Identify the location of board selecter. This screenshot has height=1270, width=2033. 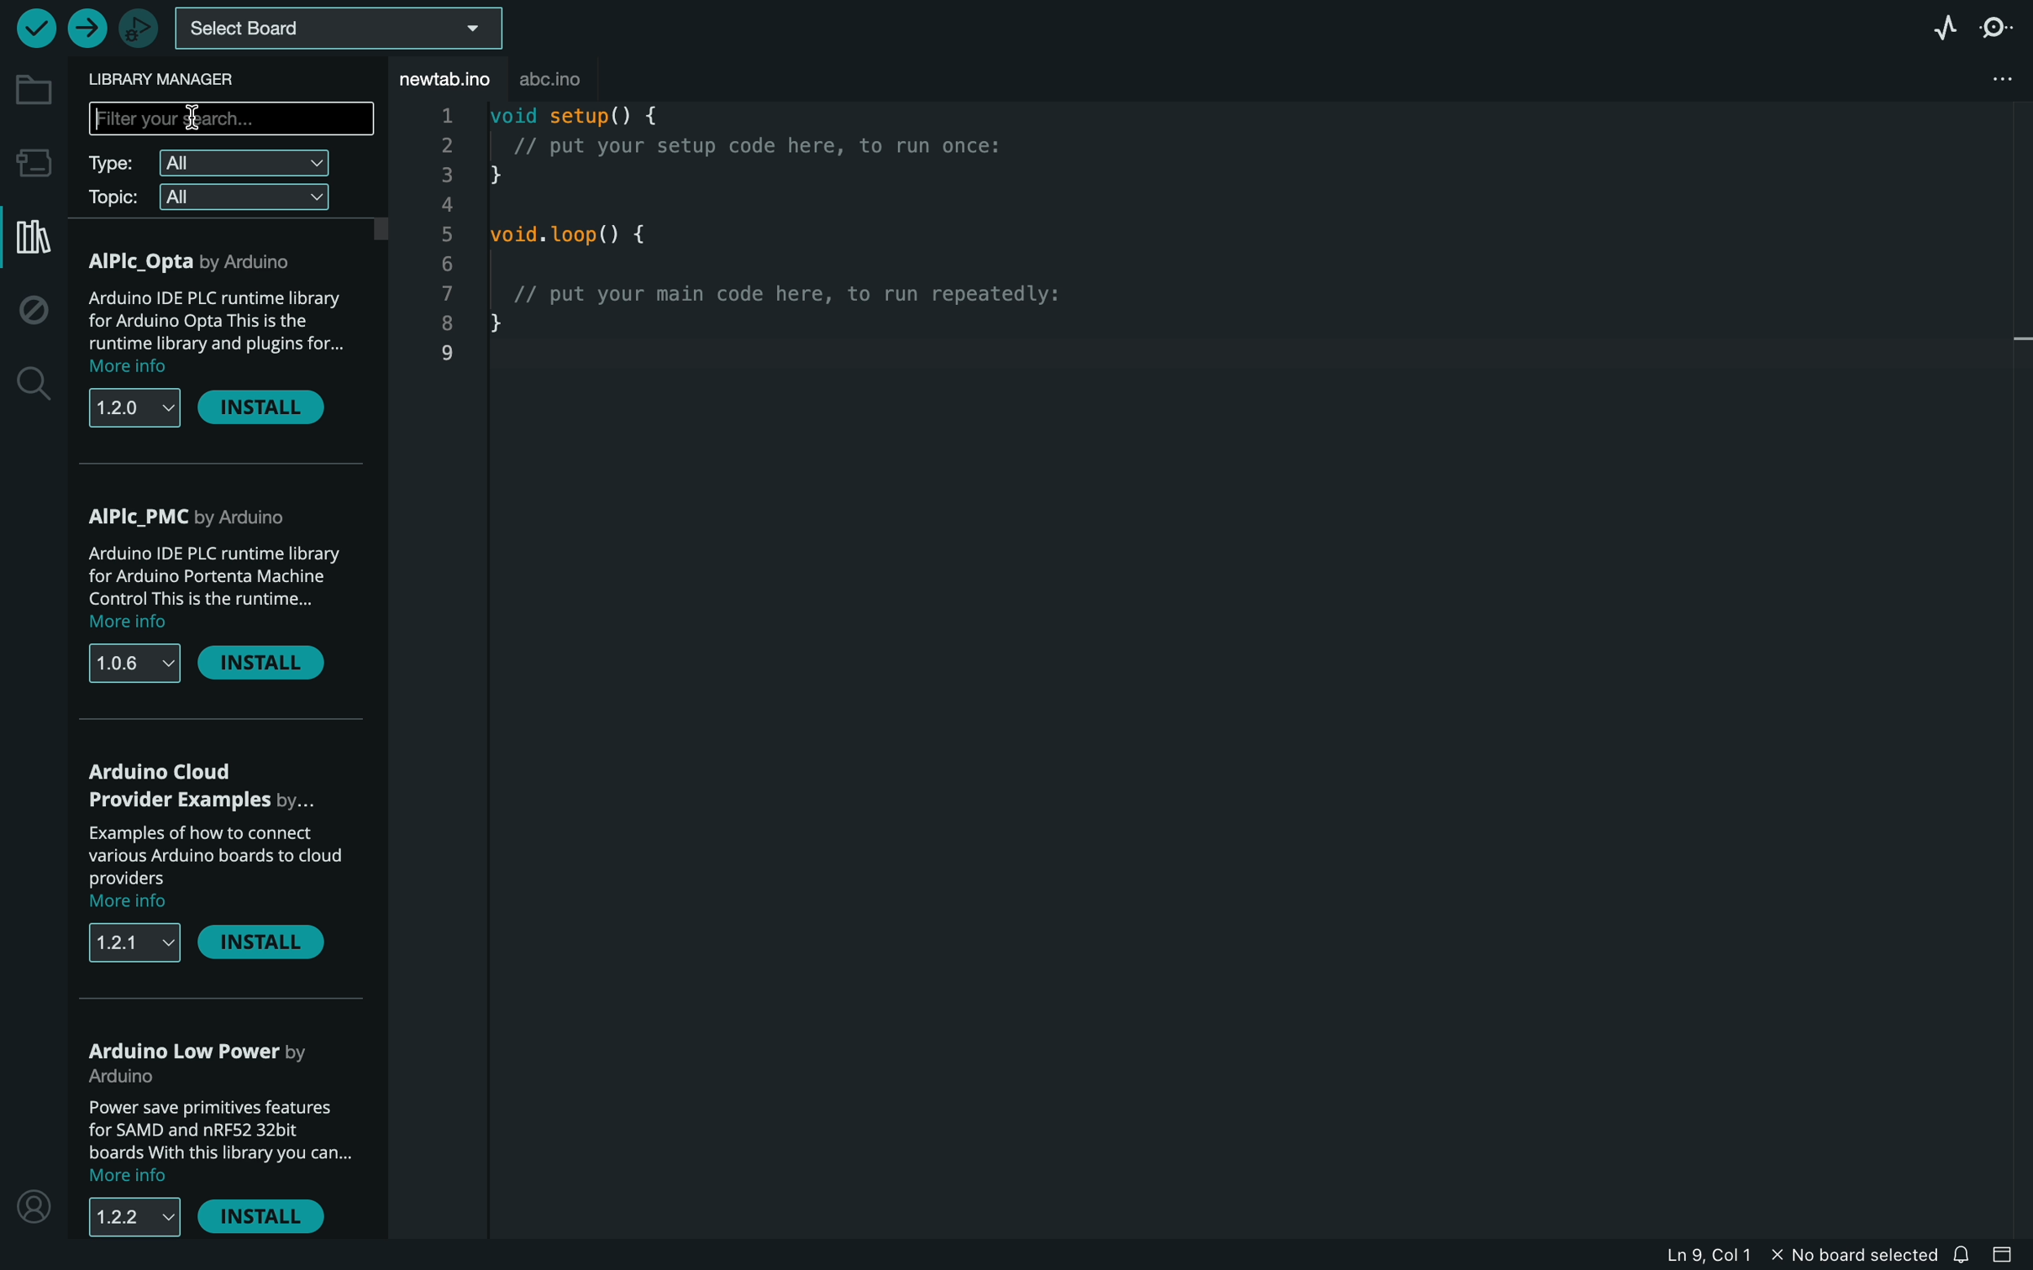
(339, 30).